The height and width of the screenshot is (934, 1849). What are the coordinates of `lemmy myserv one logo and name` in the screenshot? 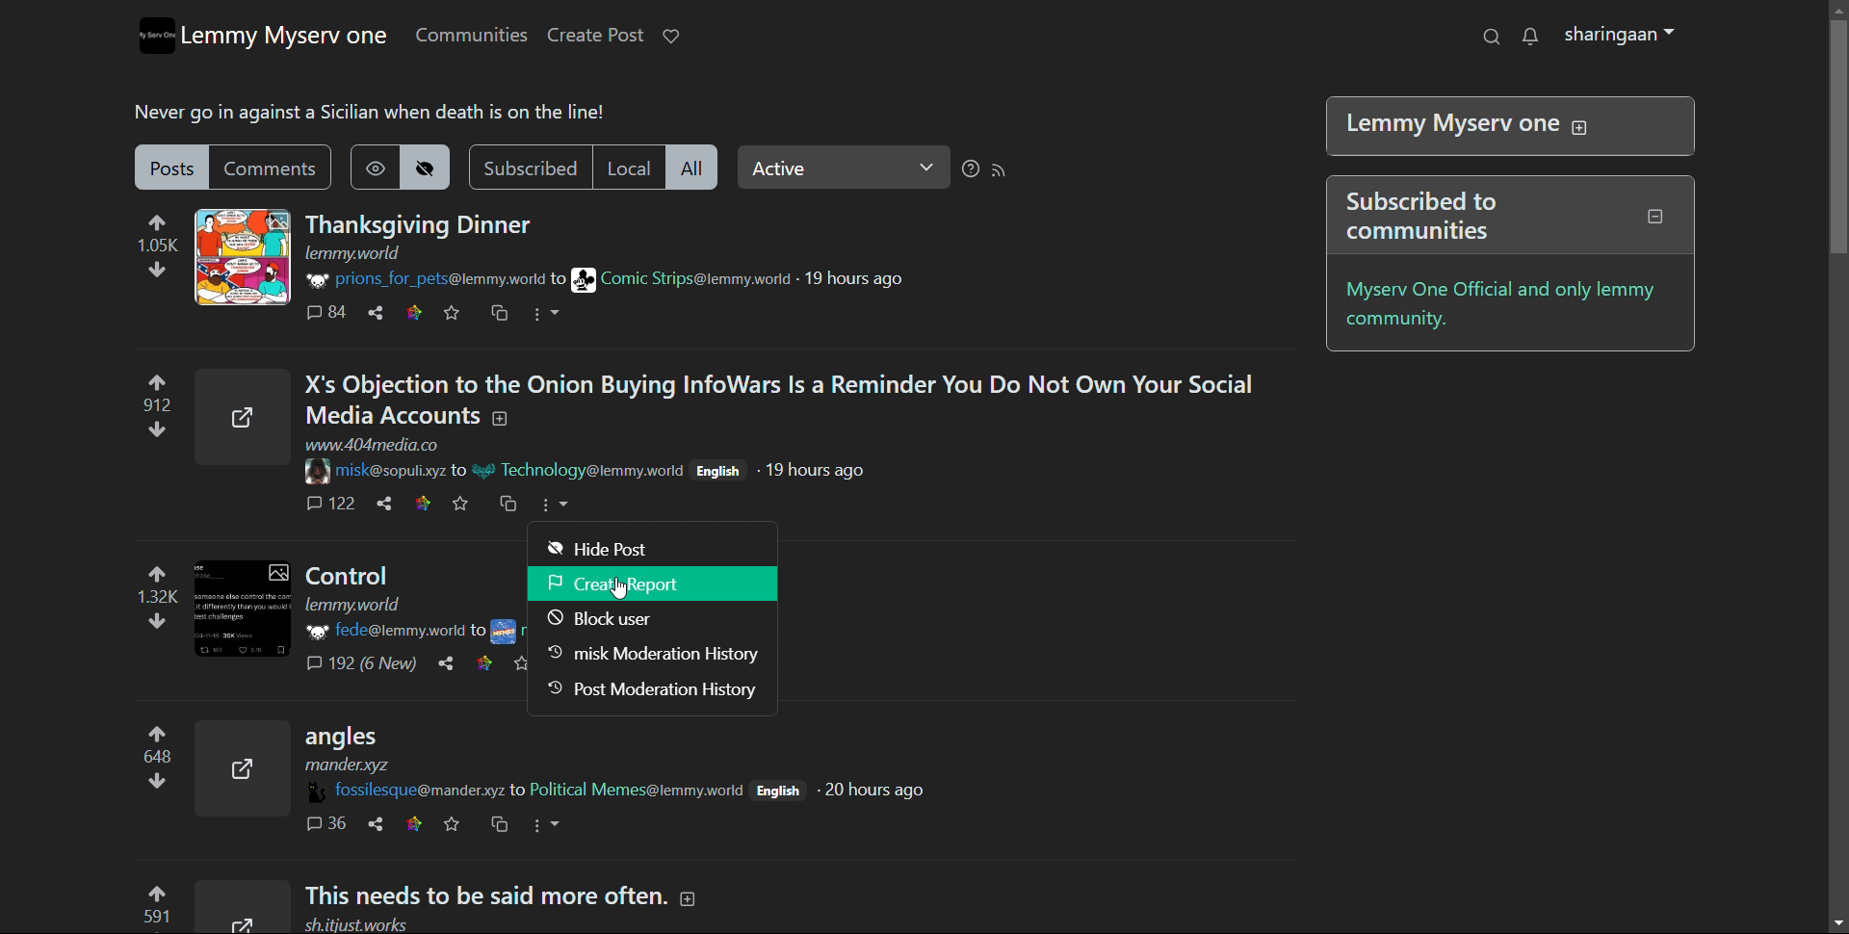 It's located at (265, 36).